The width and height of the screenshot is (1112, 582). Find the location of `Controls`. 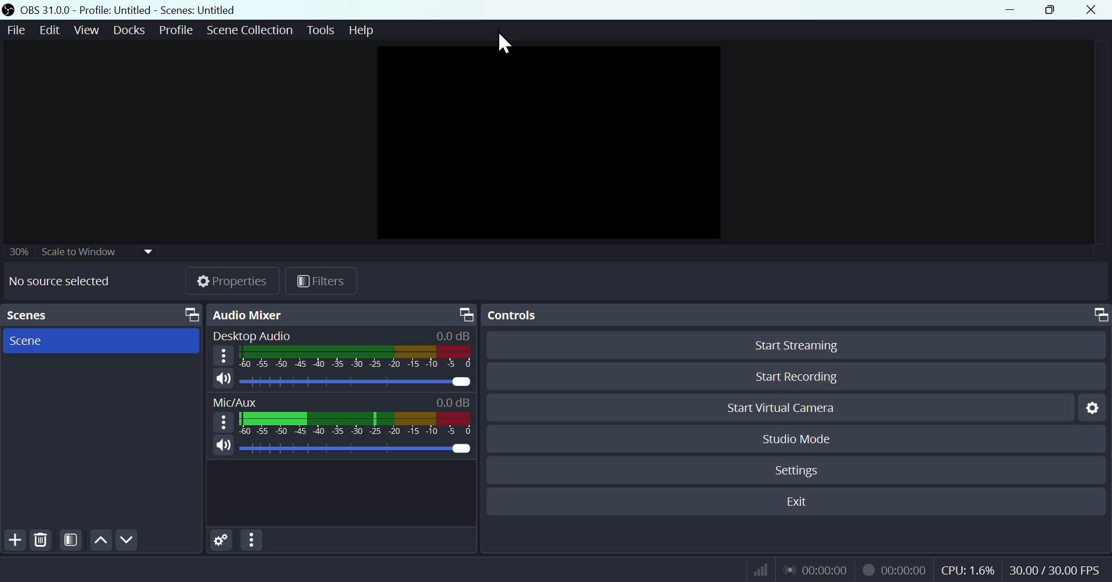

Controls is located at coordinates (796, 316).